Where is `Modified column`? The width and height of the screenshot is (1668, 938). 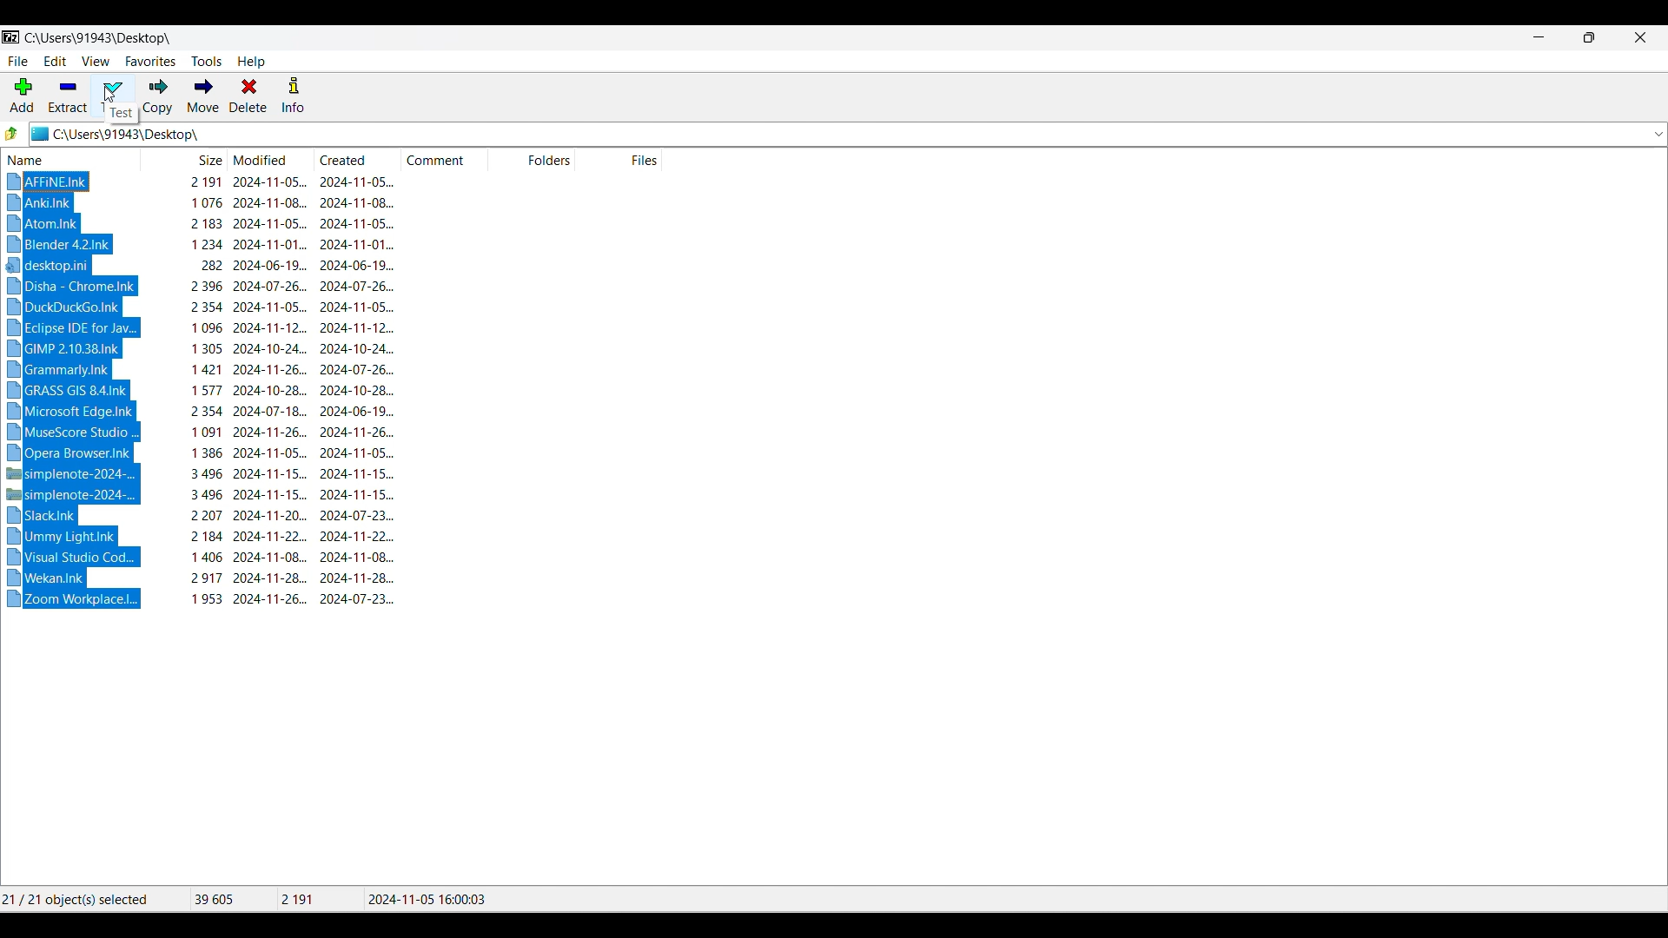 Modified column is located at coordinates (272, 159).